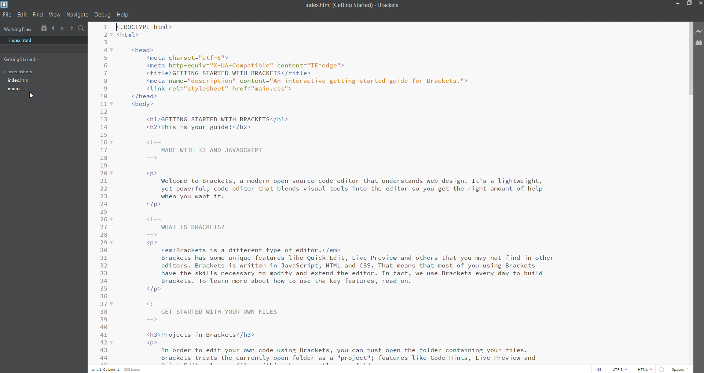  I want to click on search, so click(81, 29).